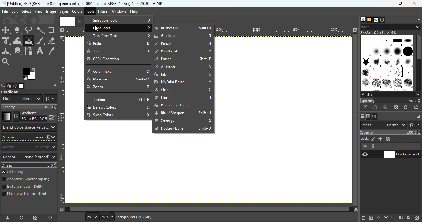 Image resolution: width=422 pixels, height=222 pixels. What do you see at coordinates (184, 28) in the screenshot?
I see `Bucket Fill` at bounding box center [184, 28].